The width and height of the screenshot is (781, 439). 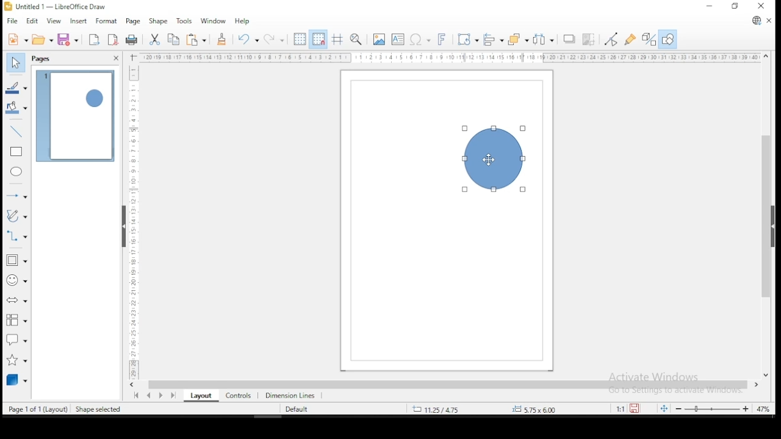 What do you see at coordinates (17, 171) in the screenshot?
I see `ellipse` at bounding box center [17, 171].